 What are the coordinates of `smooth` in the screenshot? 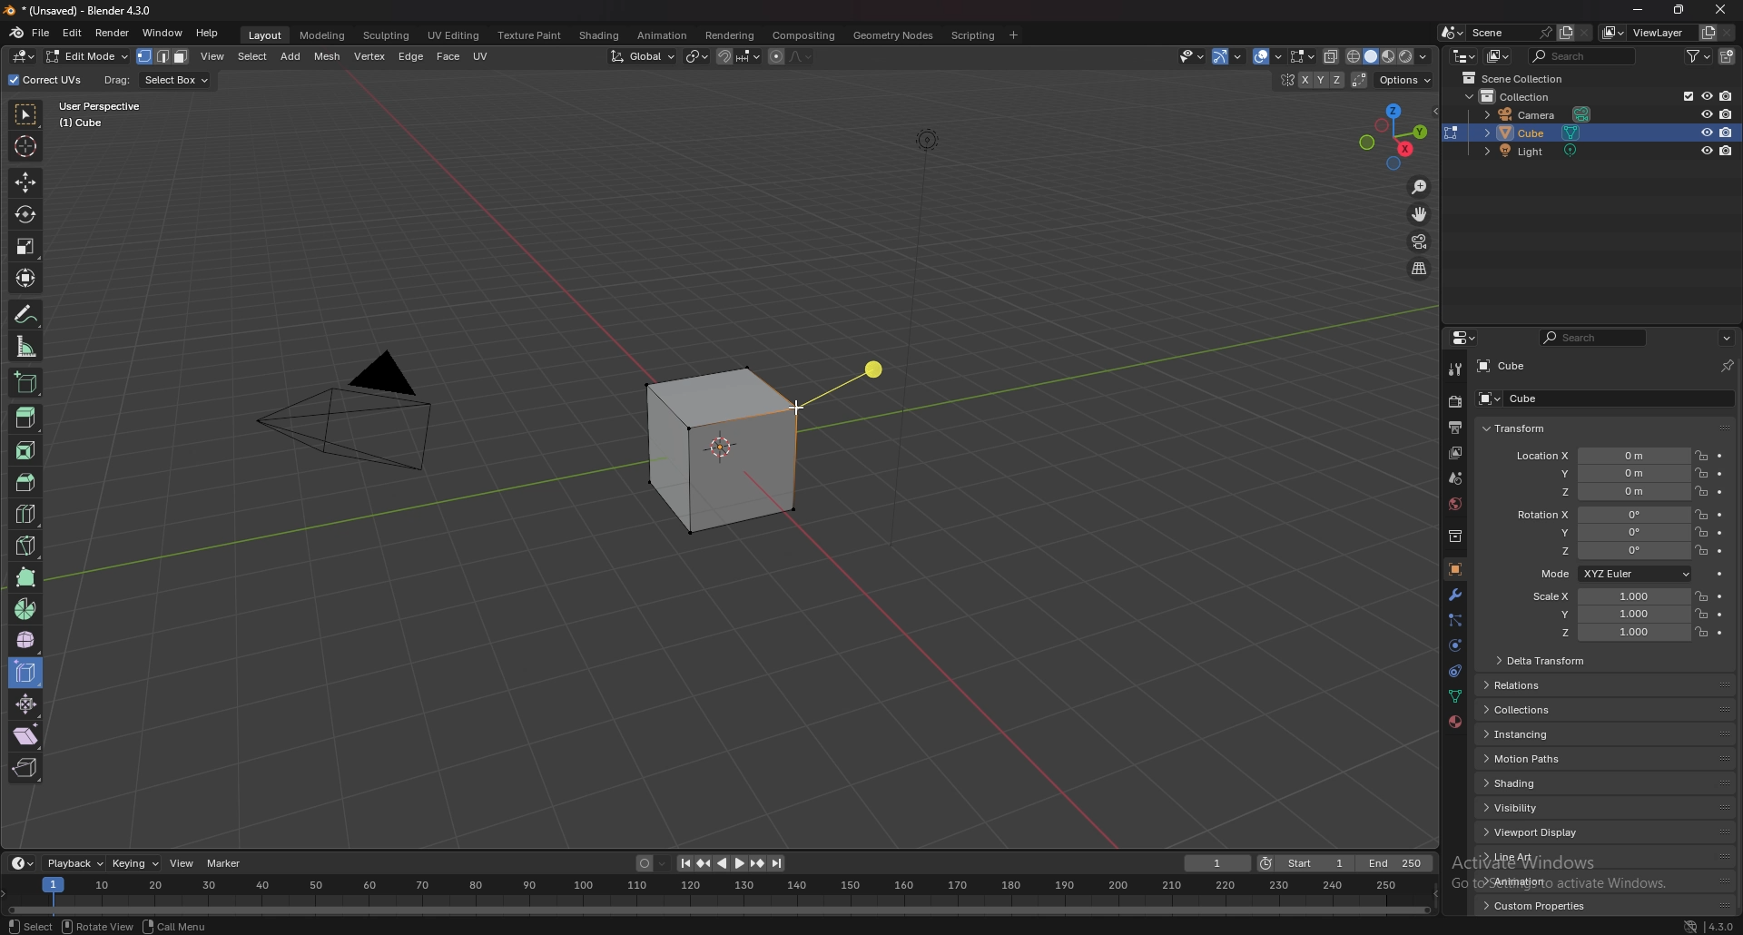 It's located at (27, 639).